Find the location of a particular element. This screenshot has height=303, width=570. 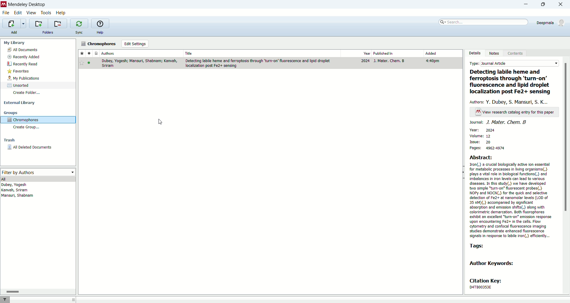

chromophores is located at coordinates (99, 44).